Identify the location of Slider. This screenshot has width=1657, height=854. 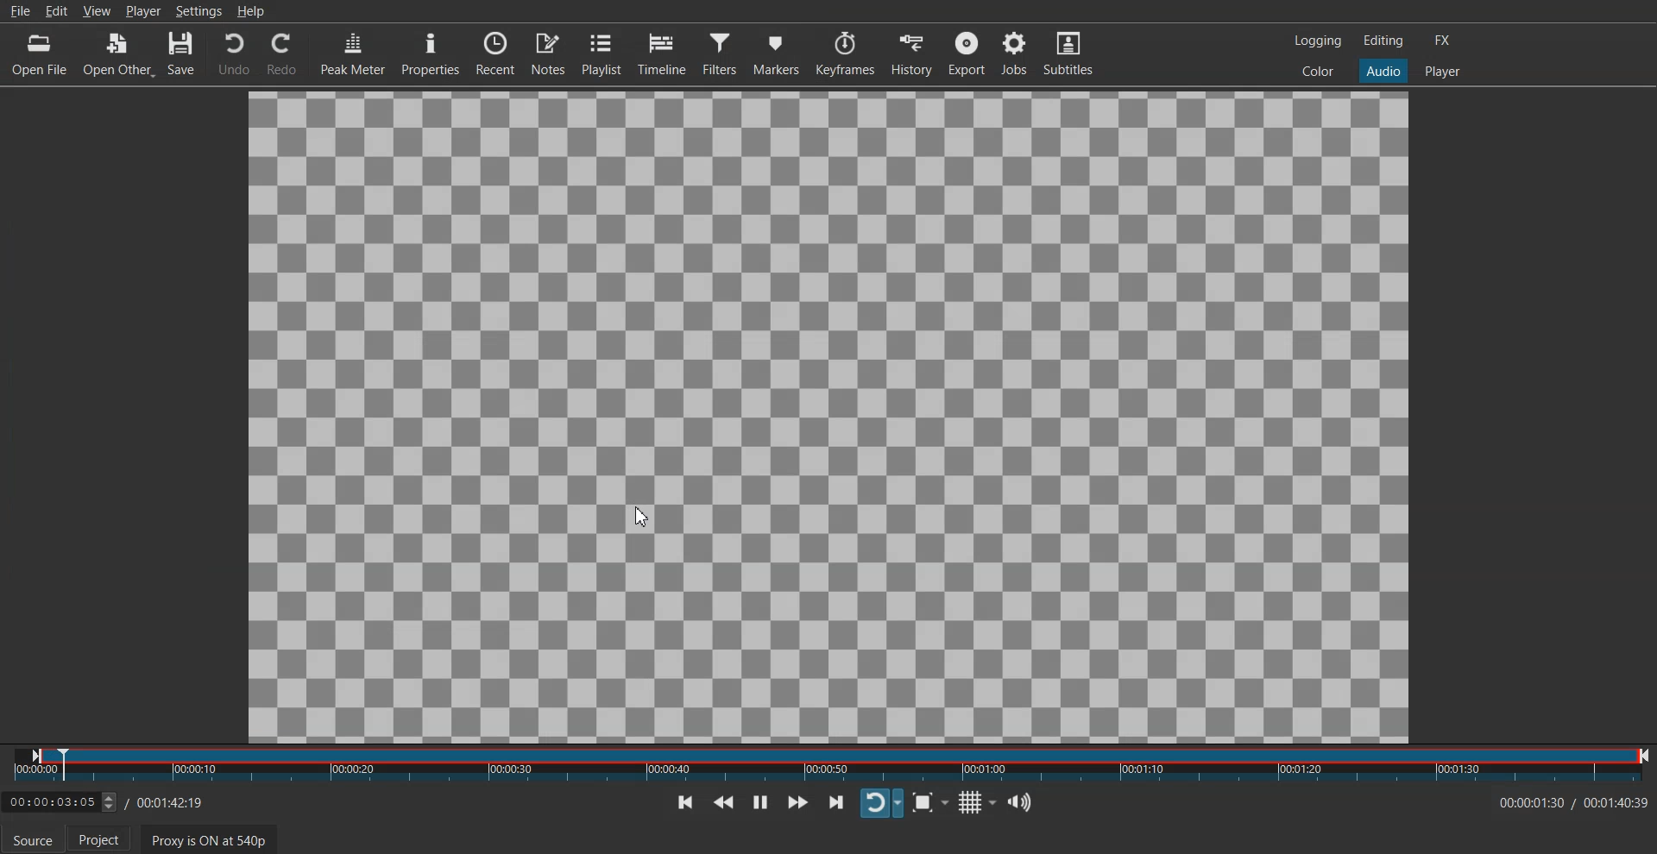
(828, 766).